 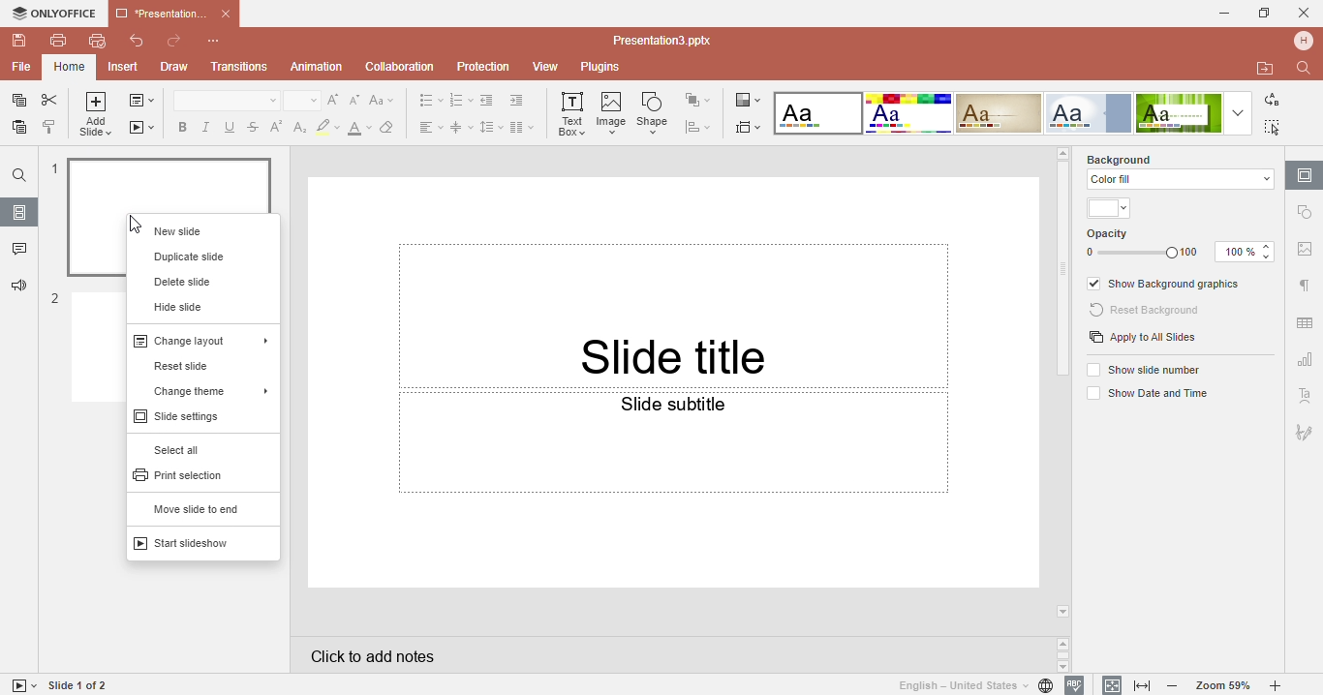 What do you see at coordinates (224, 41) in the screenshot?
I see `Customize quick access toolbar` at bounding box center [224, 41].